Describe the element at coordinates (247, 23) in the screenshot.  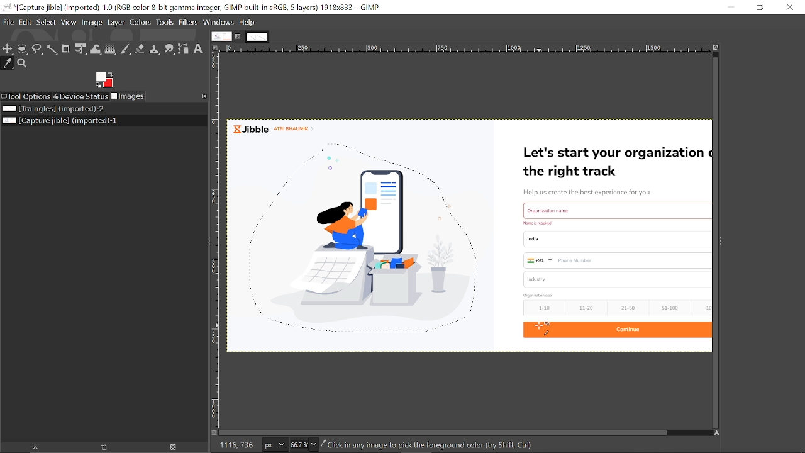
I see `Help` at that location.